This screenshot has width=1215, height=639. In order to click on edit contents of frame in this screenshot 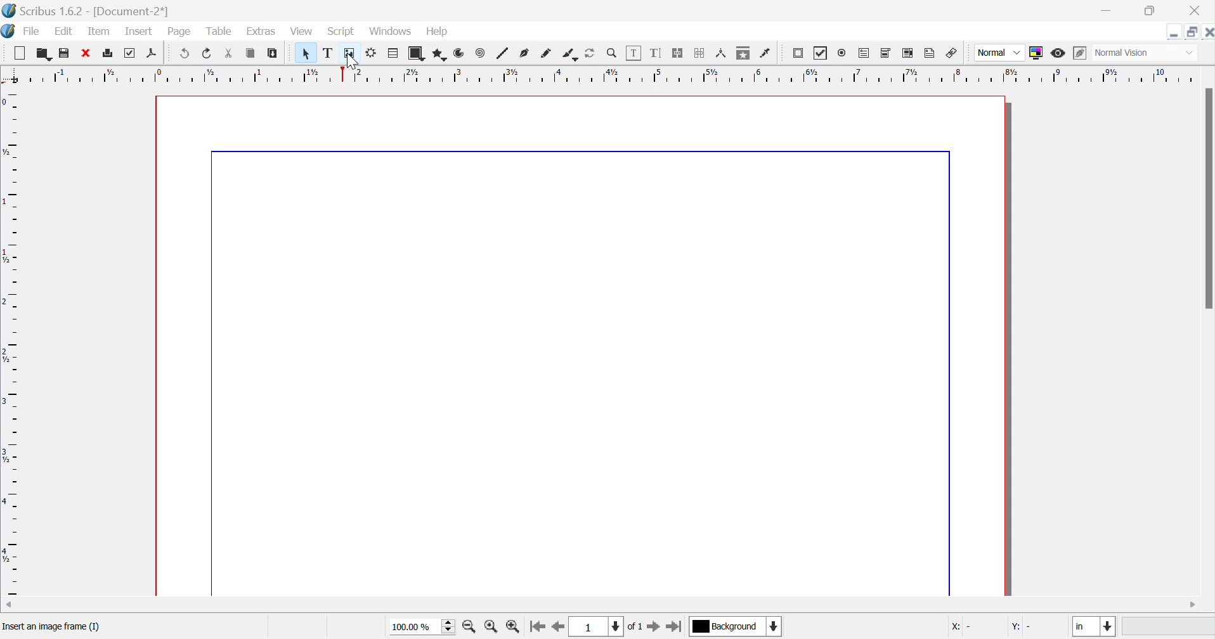, I will do `click(633, 51)`.